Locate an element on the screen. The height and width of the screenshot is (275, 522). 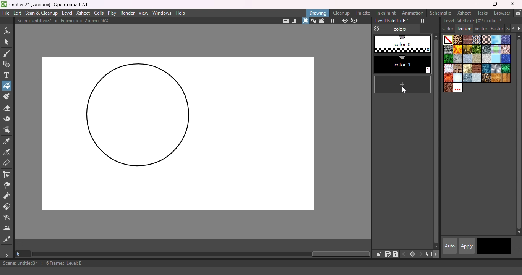
Ironware.bmp is located at coordinates (486, 49).